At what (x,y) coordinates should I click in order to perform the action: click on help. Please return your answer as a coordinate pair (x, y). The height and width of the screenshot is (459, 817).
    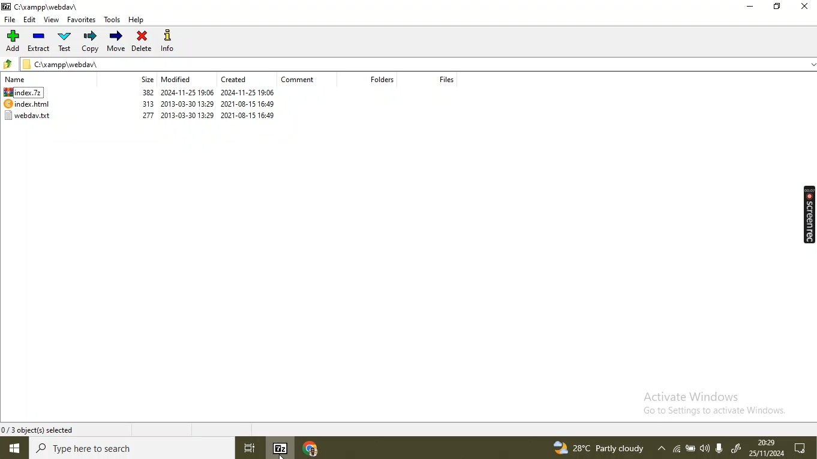
    Looking at the image, I should click on (139, 20).